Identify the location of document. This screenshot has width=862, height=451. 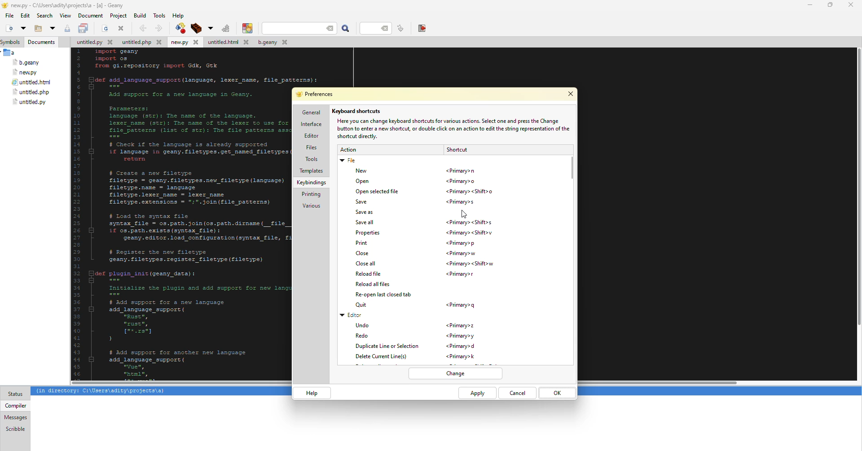
(90, 16).